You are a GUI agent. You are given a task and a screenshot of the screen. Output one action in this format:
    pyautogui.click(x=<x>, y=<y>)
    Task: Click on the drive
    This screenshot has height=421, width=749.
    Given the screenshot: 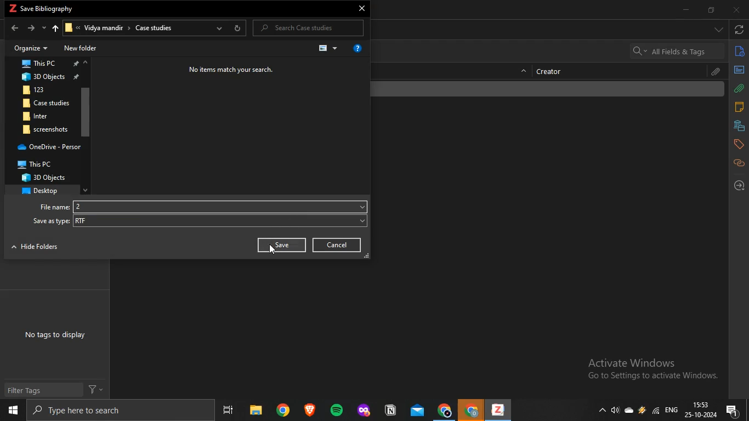 What is the action you would take?
    pyautogui.click(x=642, y=409)
    